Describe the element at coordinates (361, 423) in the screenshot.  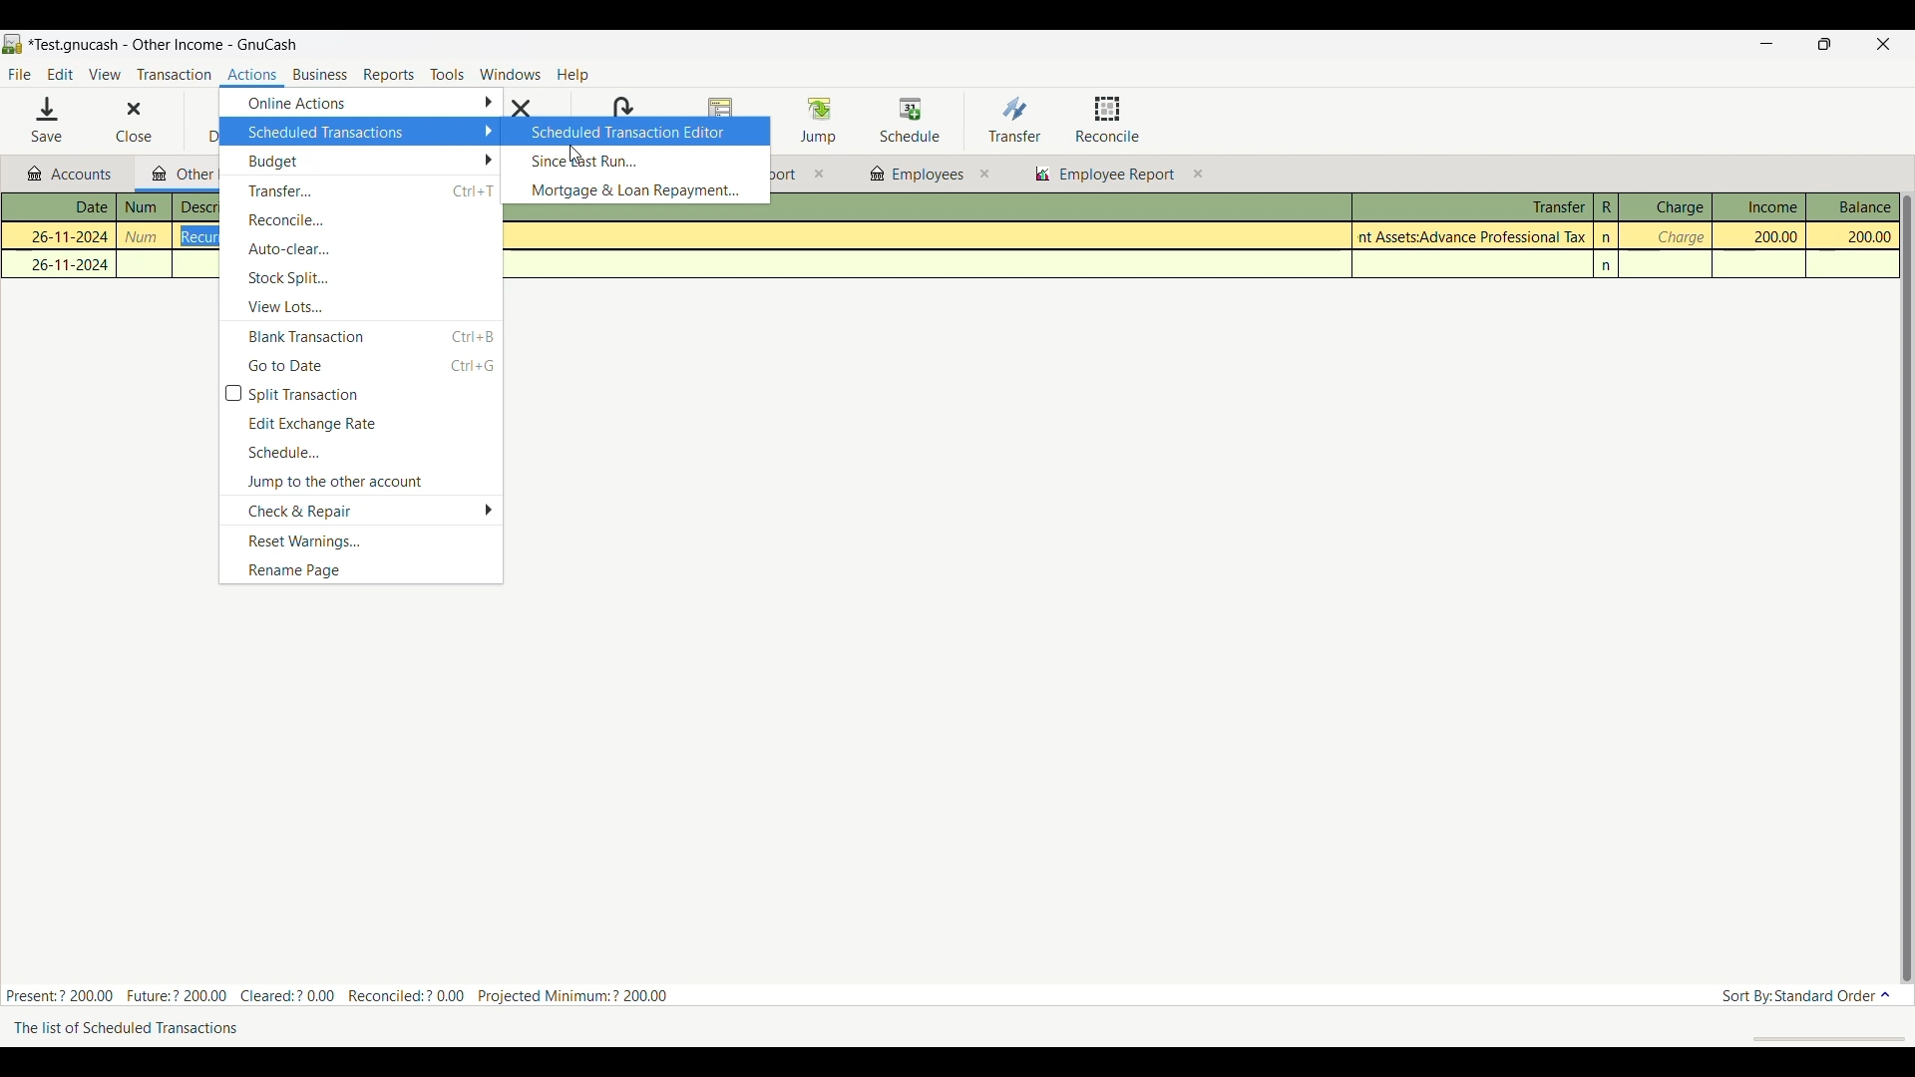
I see `Edit exchange rate` at that location.